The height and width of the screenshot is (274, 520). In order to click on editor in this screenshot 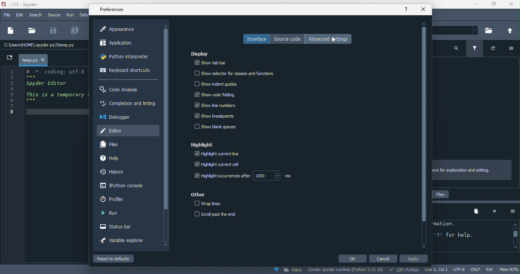, I will do `click(128, 130)`.